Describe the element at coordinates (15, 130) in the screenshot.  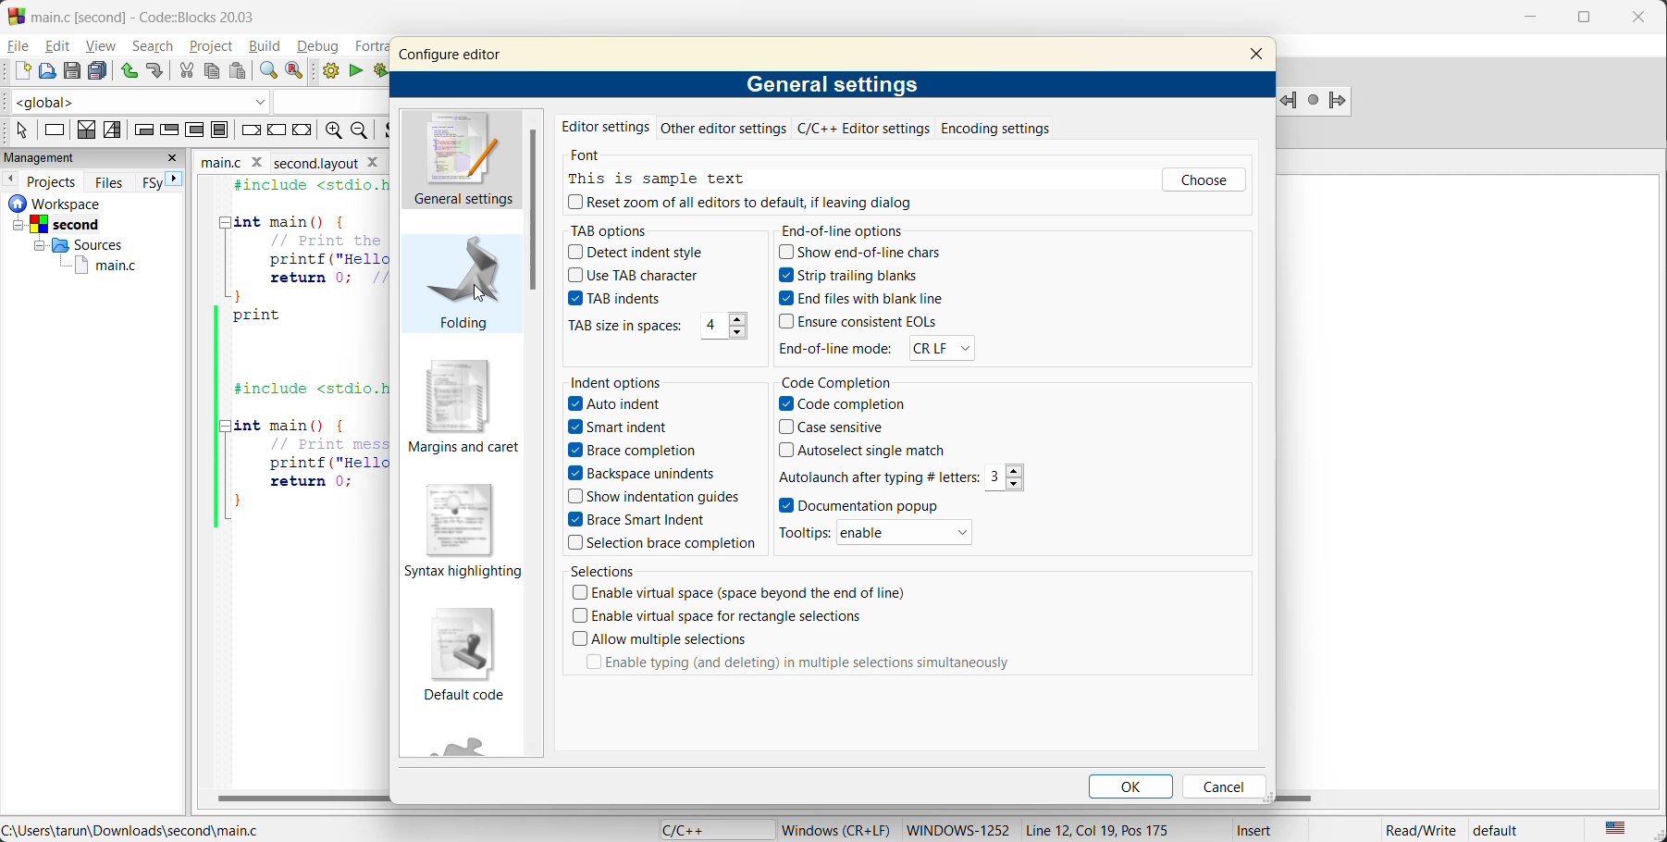
I see `select` at that location.